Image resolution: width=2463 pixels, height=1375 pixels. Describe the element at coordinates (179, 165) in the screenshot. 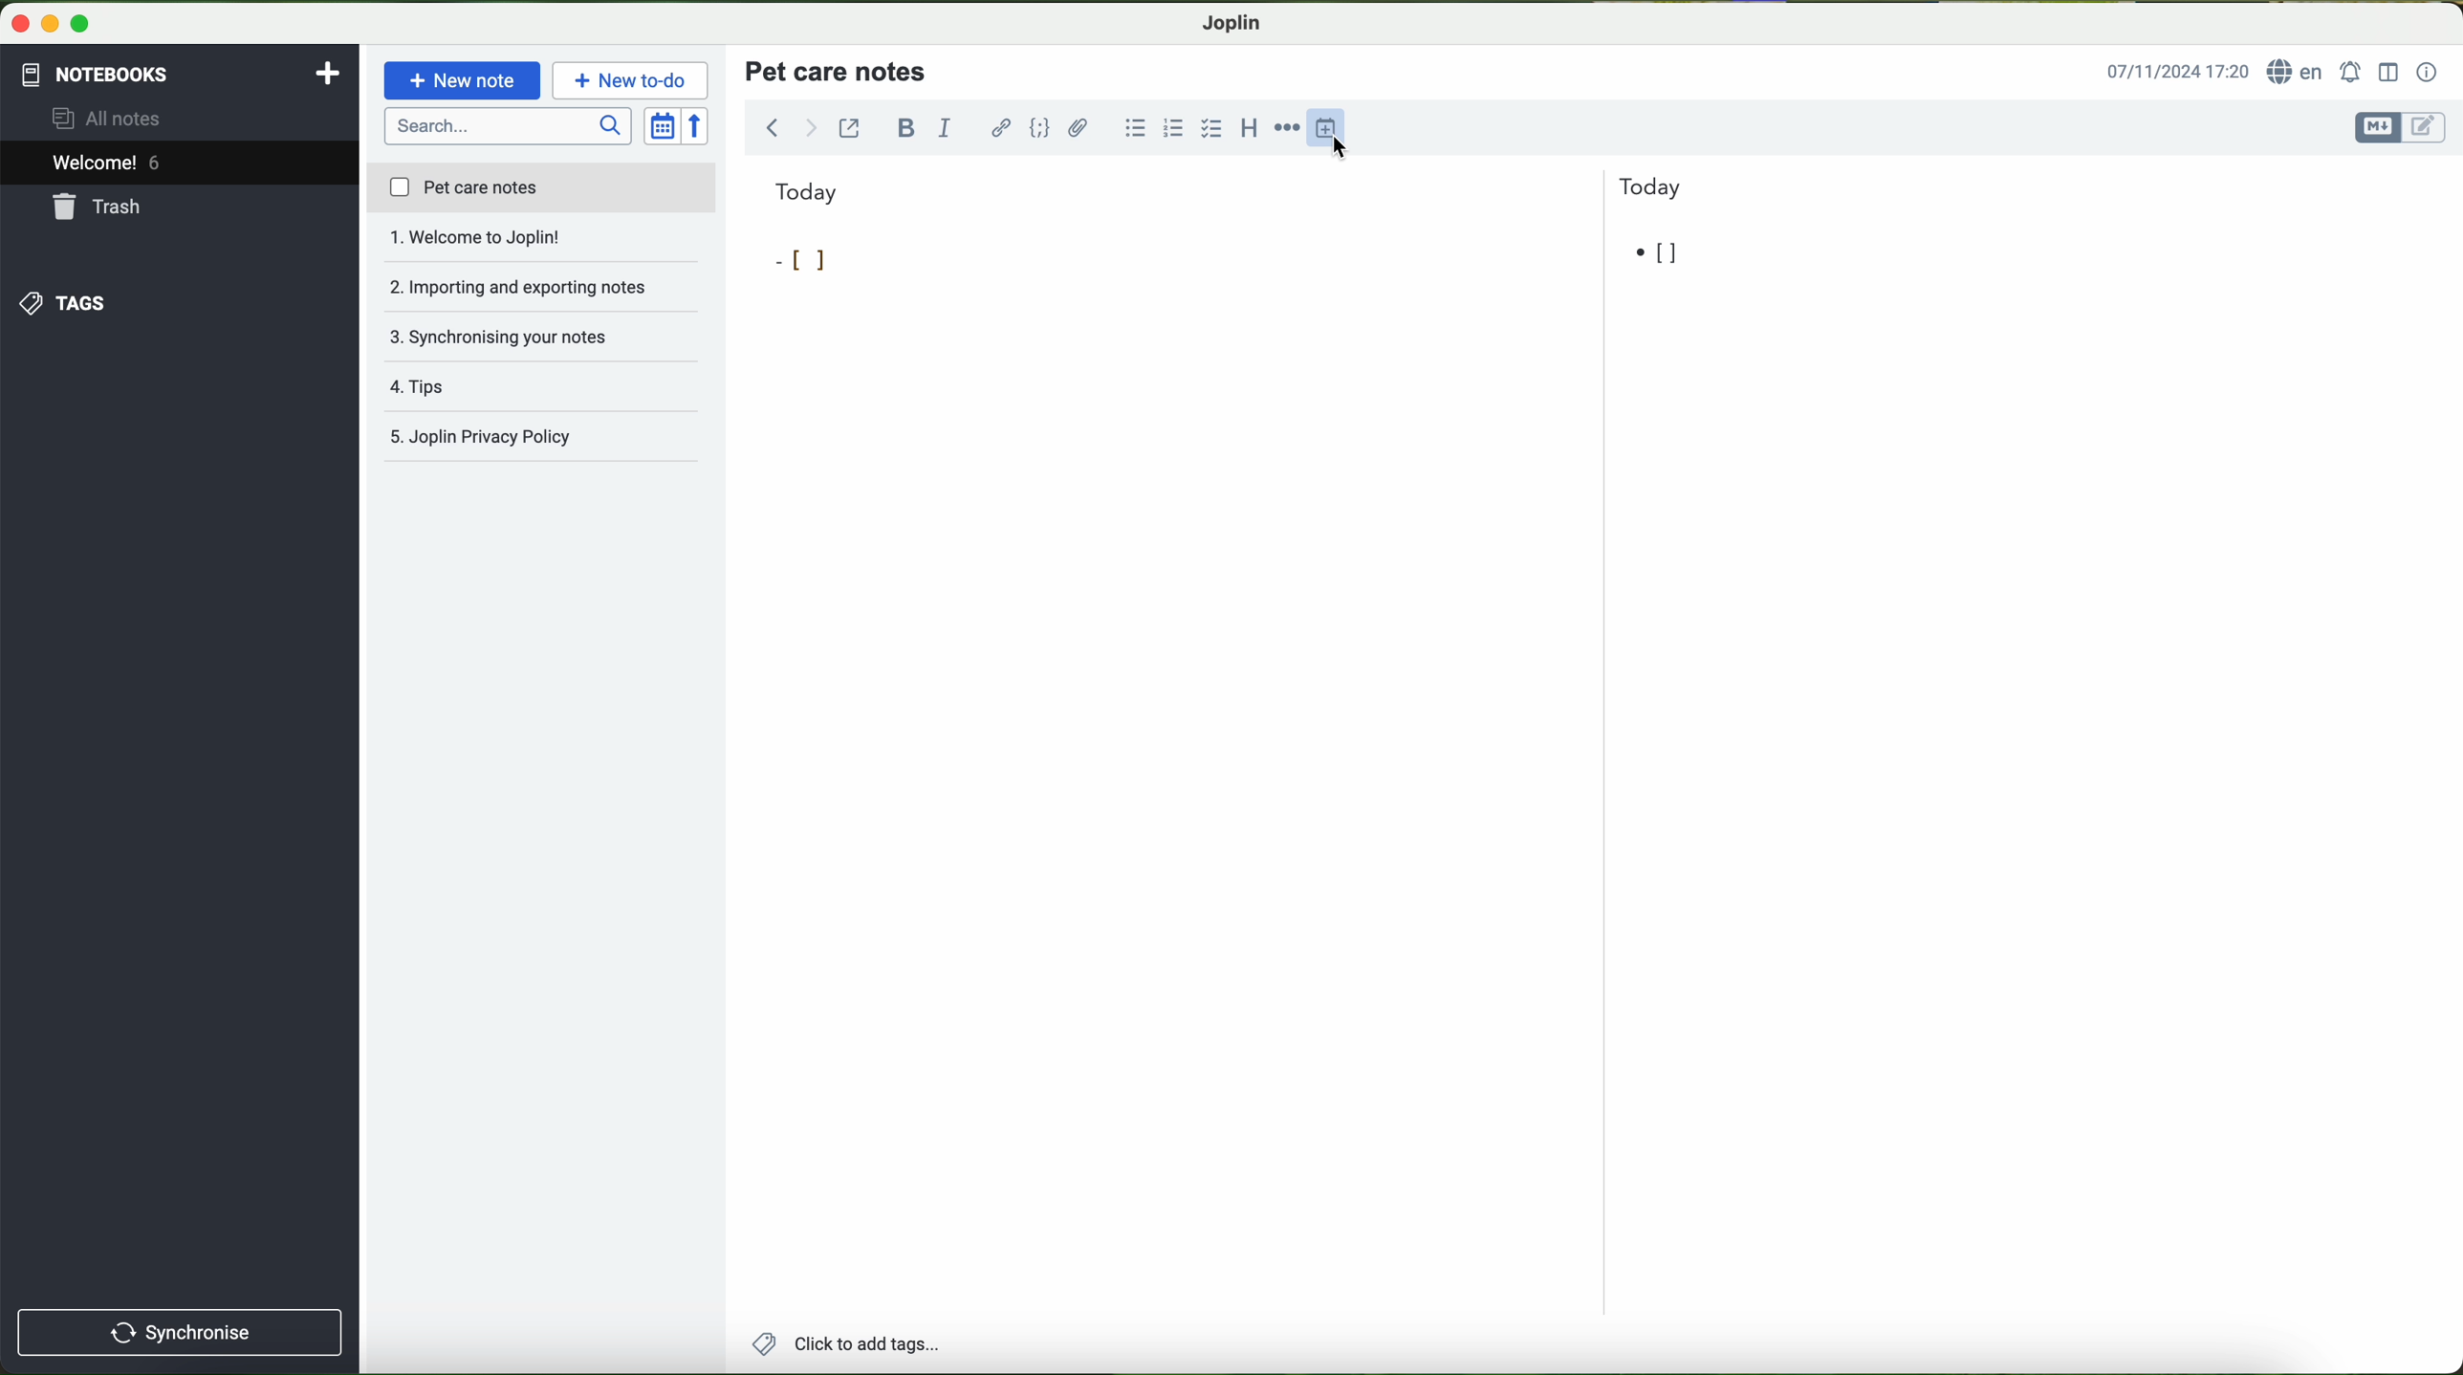

I see `welcome` at that location.